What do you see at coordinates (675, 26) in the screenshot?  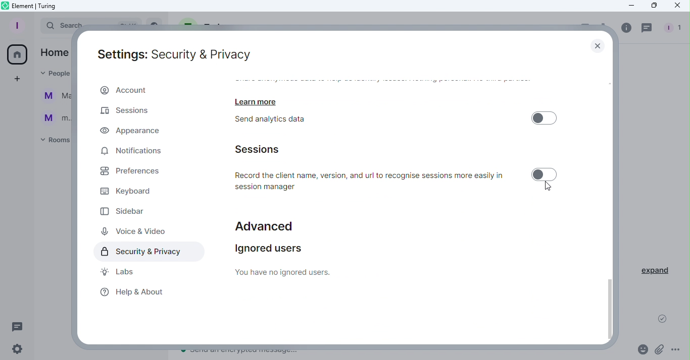 I see `People` at bounding box center [675, 26].